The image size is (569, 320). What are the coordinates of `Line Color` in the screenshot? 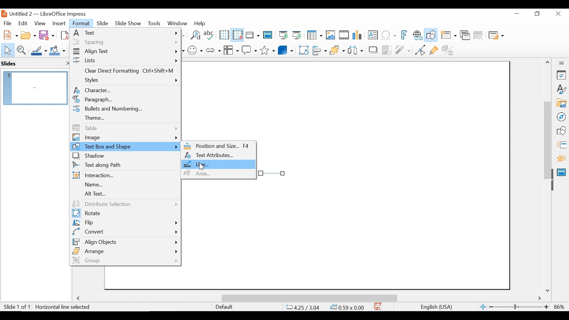 It's located at (38, 50).